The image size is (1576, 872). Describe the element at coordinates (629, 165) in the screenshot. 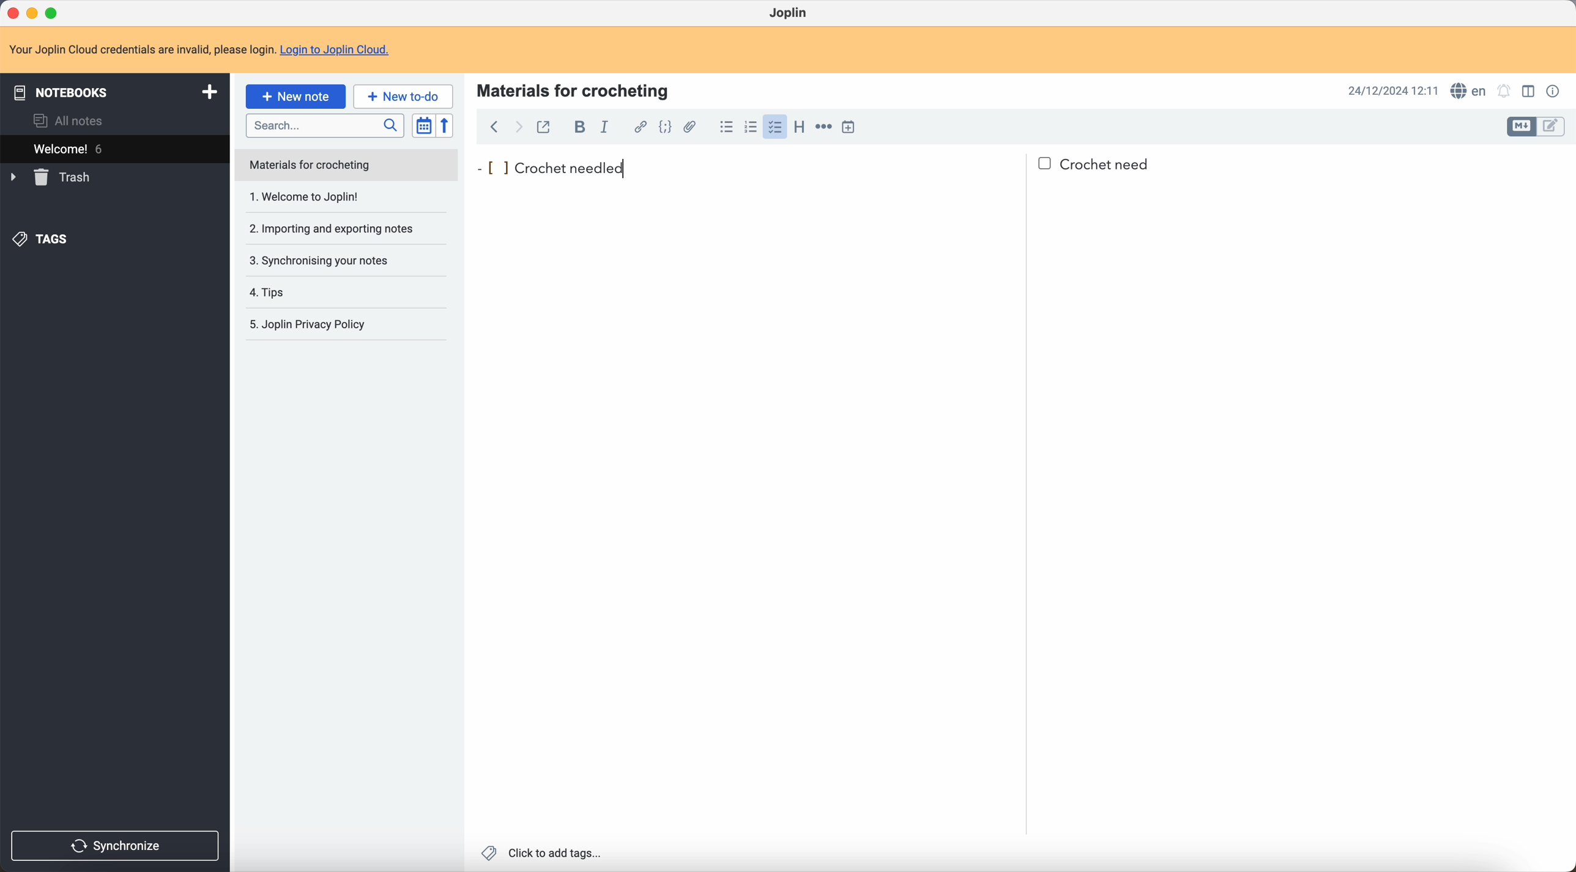

I see `cursor` at that location.